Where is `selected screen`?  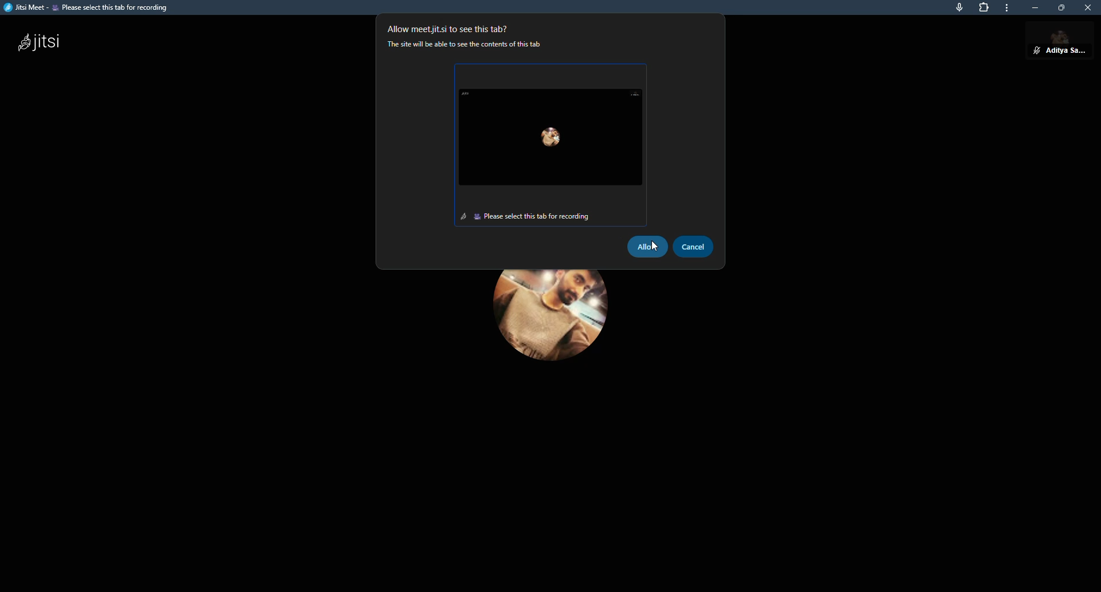
selected screen is located at coordinates (548, 135).